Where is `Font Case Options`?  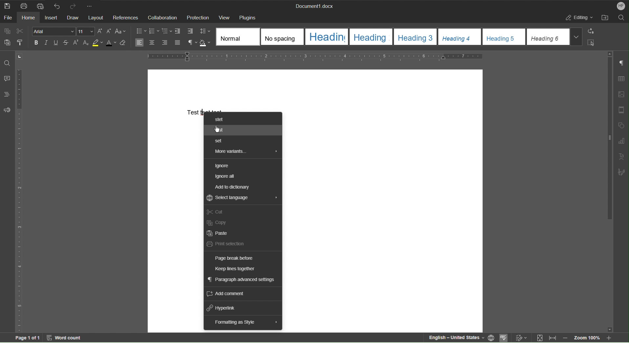
Font Case Options is located at coordinates (120, 31).